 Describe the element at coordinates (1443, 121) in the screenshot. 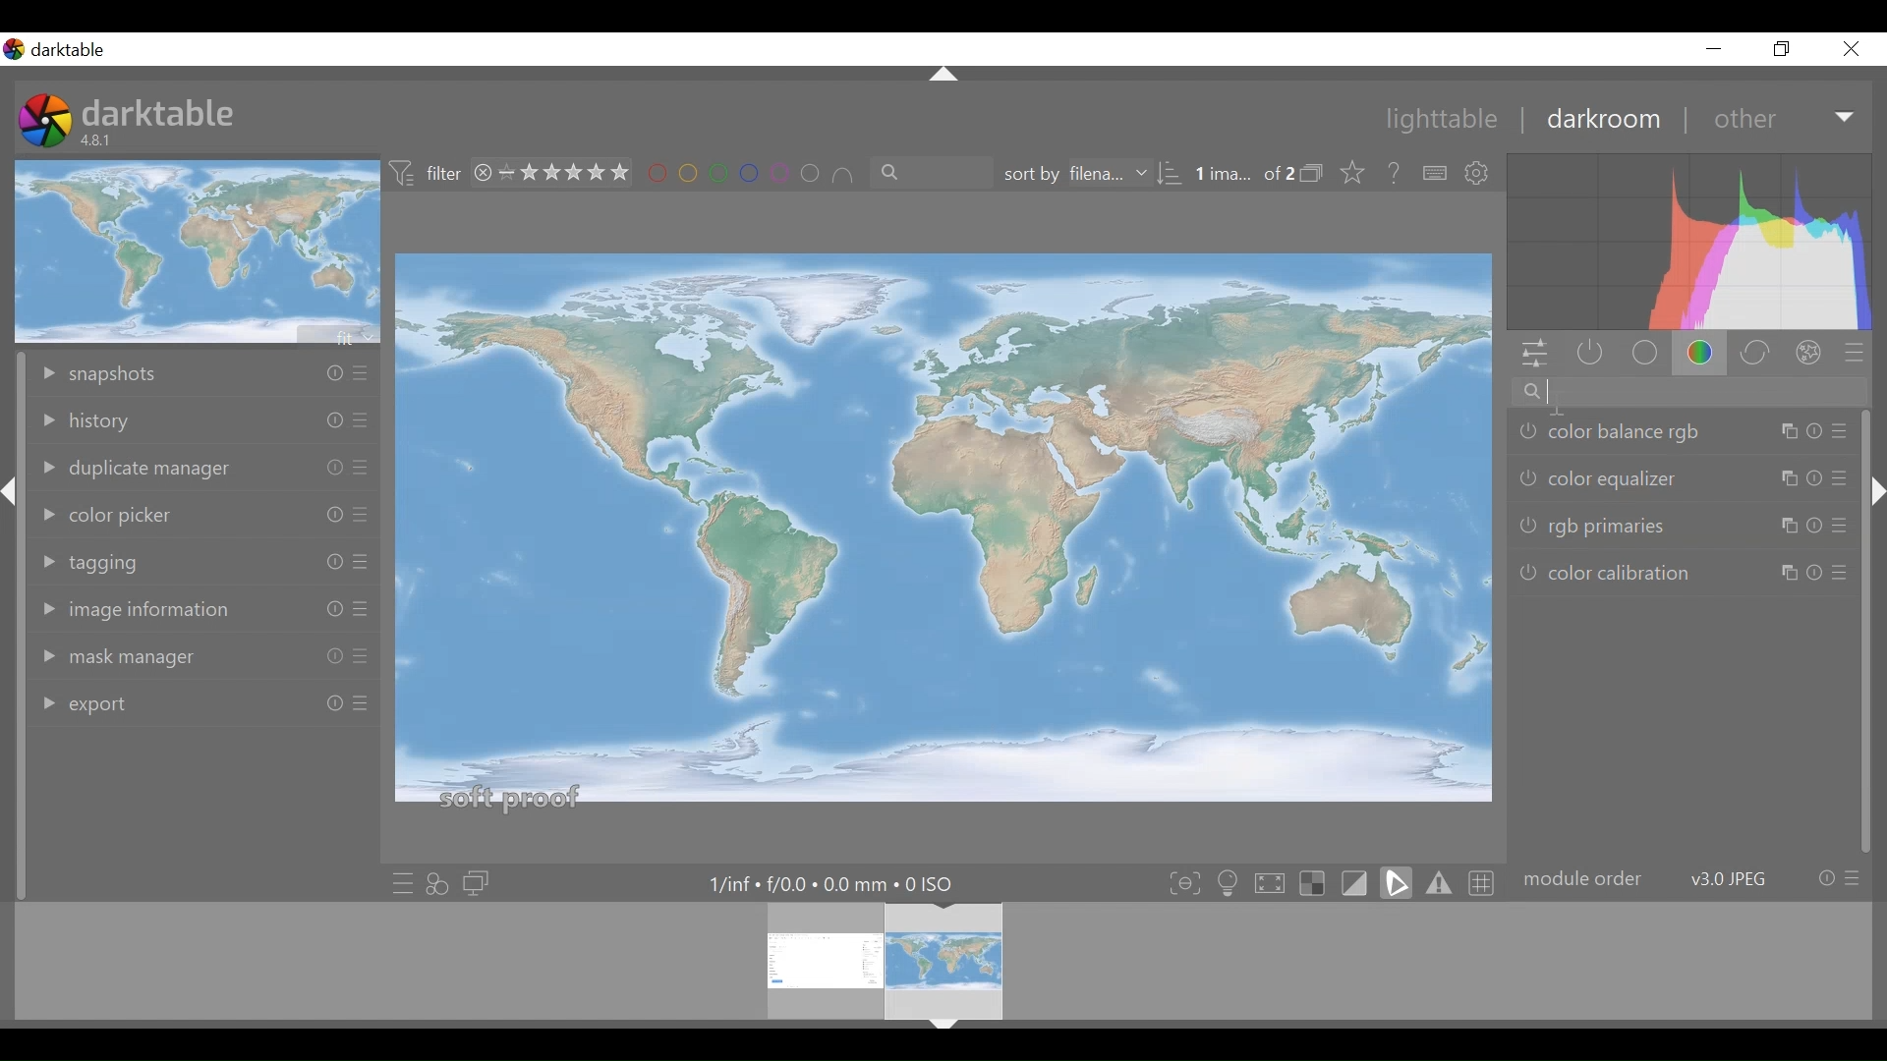

I see `lighttable` at that location.